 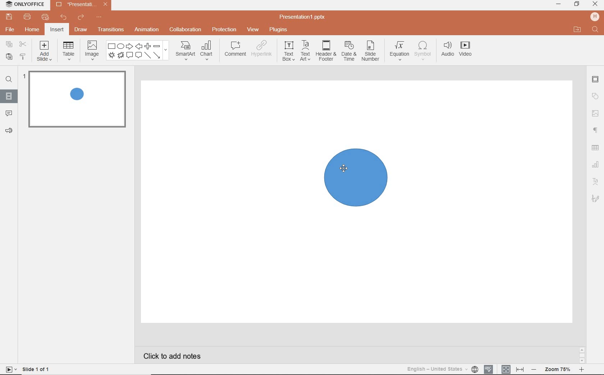 I want to click on hp, so click(x=594, y=17).